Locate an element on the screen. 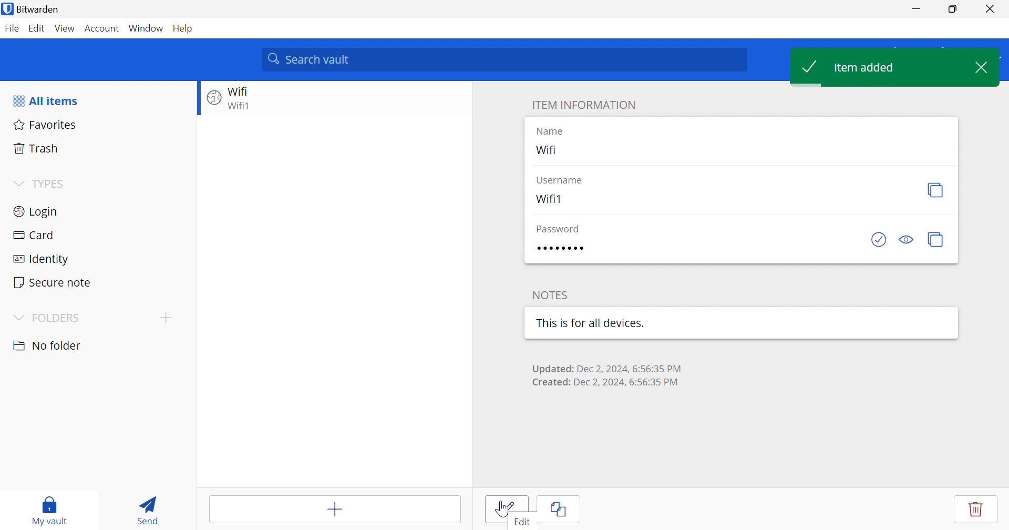 The width and height of the screenshot is (1009, 530). Password is located at coordinates (562, 248).